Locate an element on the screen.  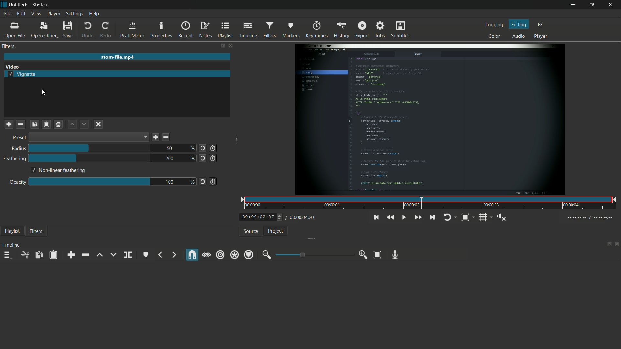
scrub while dragging is located at coordinates (206, 255).